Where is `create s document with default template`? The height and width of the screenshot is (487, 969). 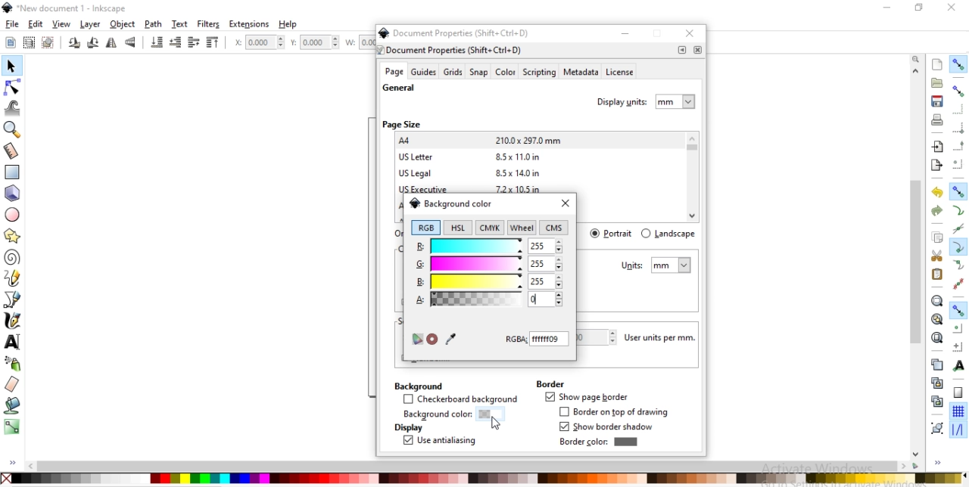
create s document with default template is located at coordinates (938, 64).